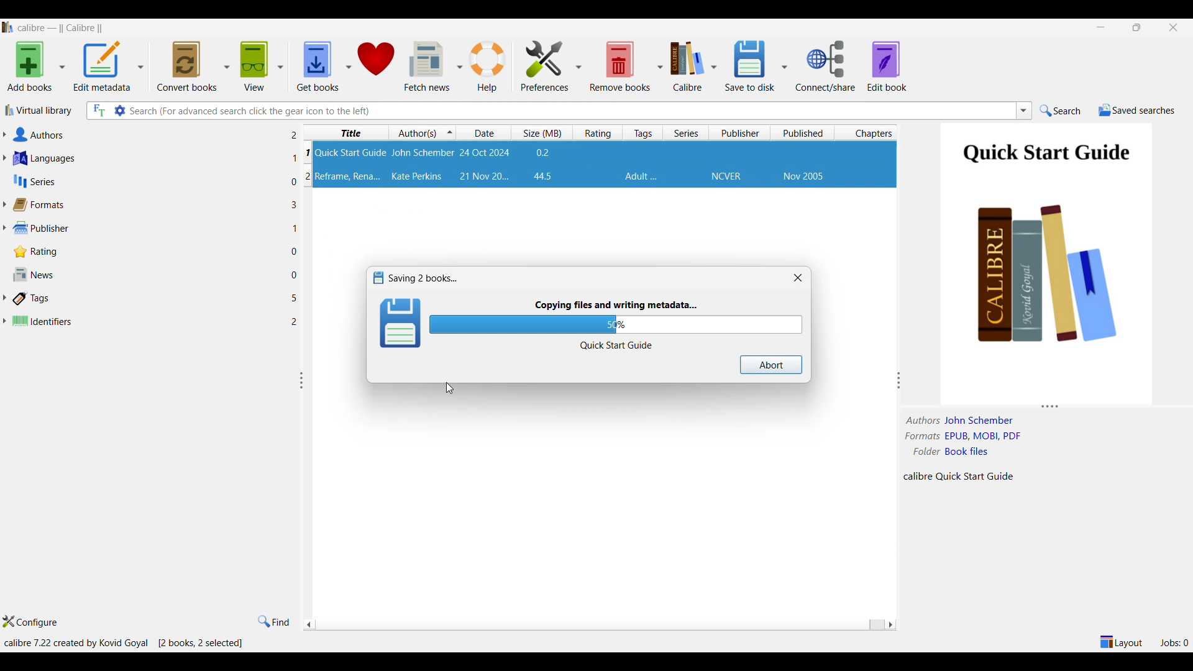 The width and height of the screenshot is (1193, 671). Describe the element at coordinates (887, 66) in the screenshot. I see `Edit book` at that location.